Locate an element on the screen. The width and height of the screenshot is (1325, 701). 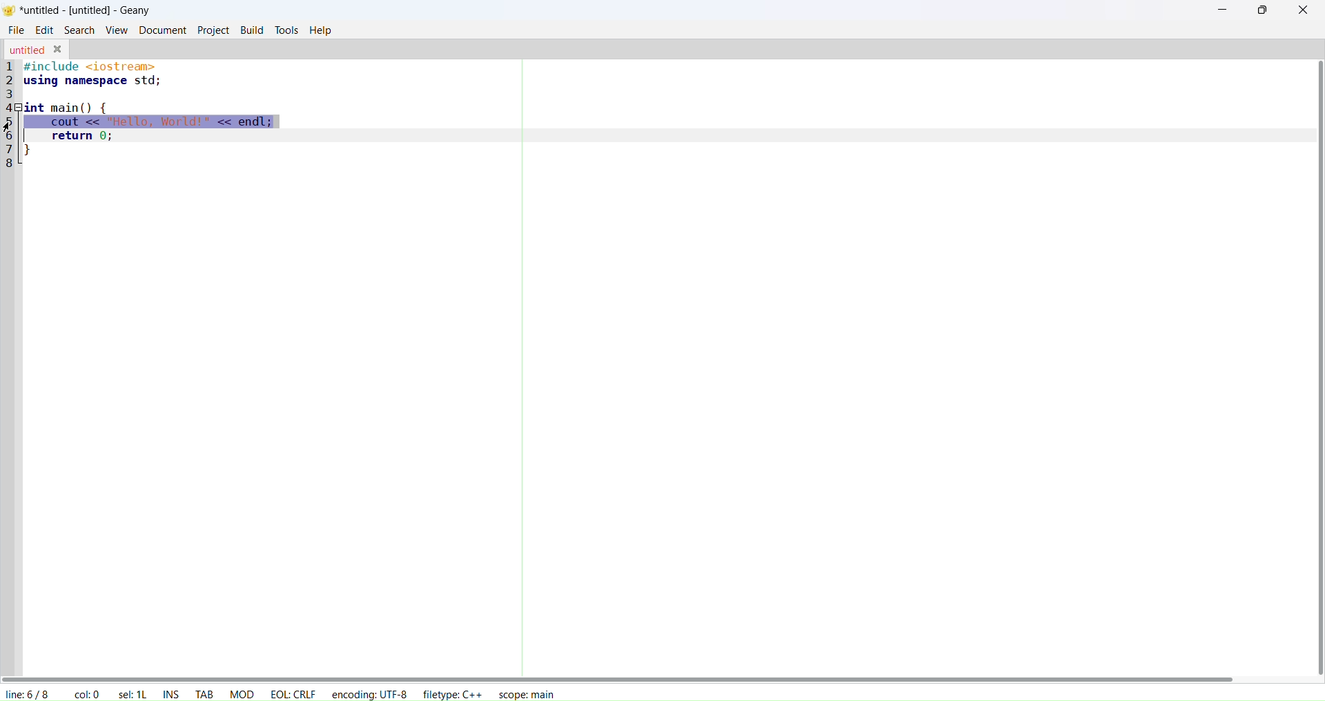
project is located at coordinates (212, 30).